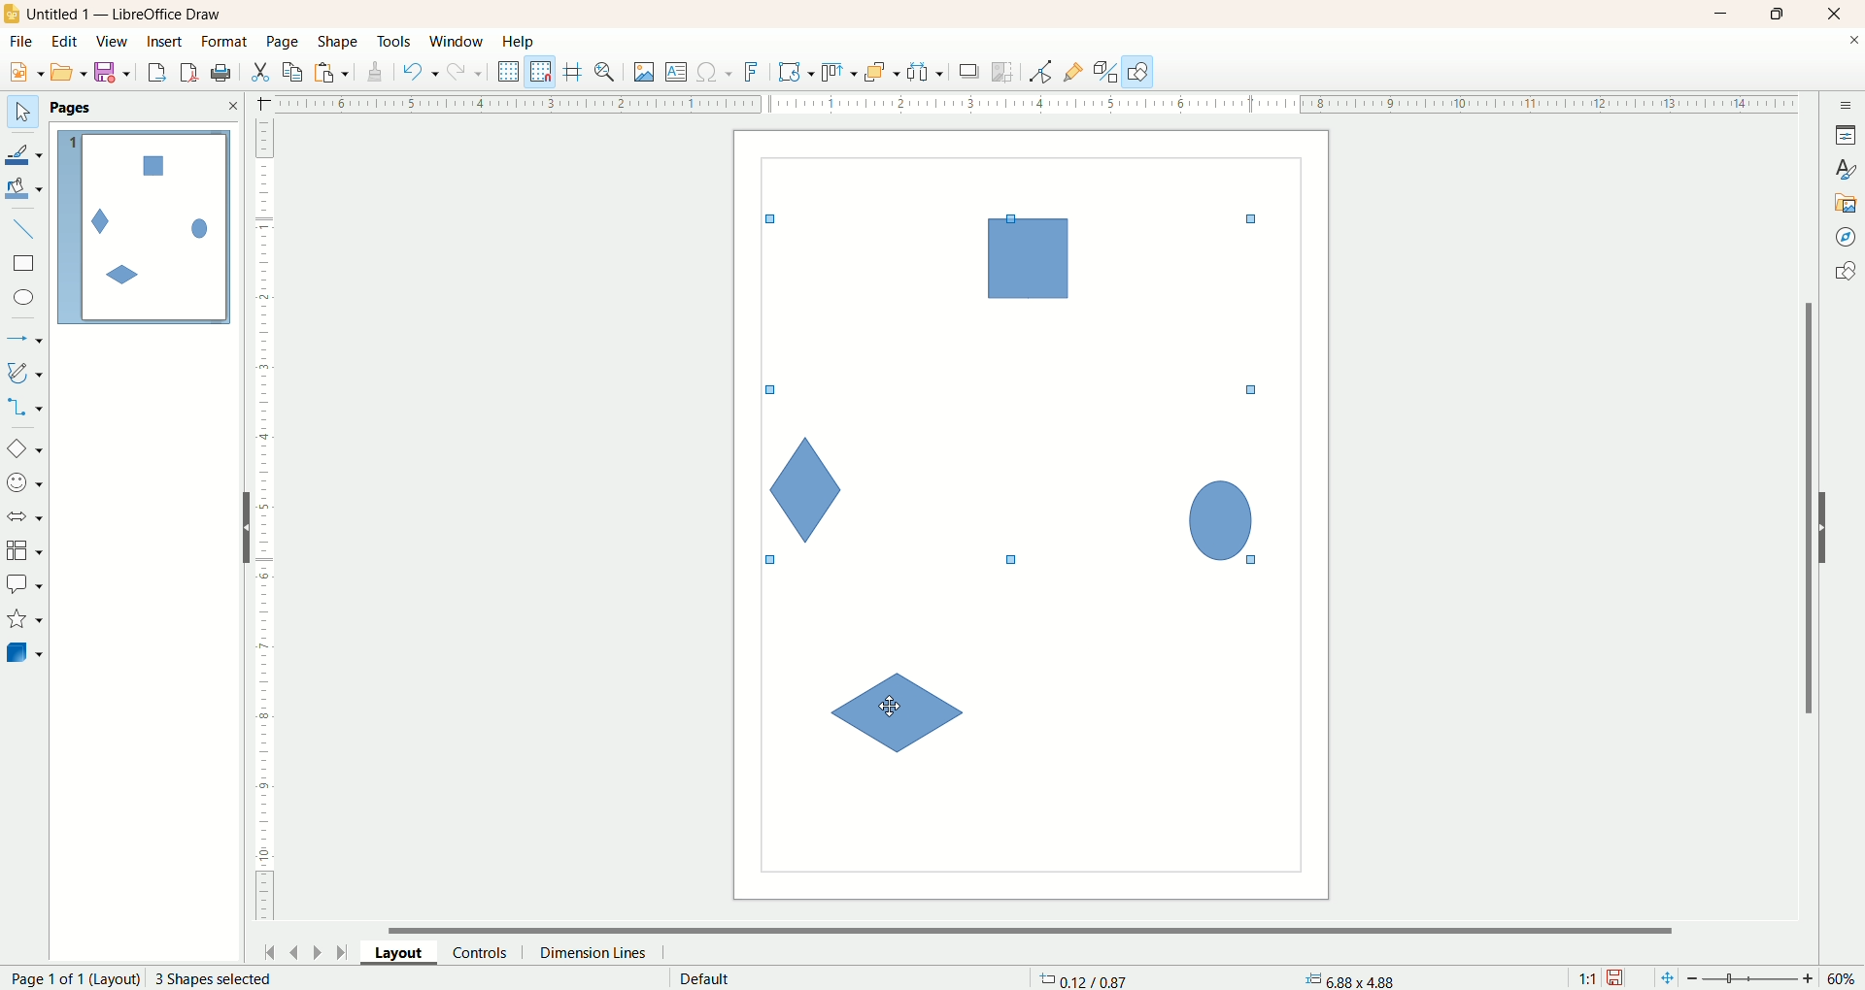  Describe the element at coordinates (70, 978) in the screenshot. I see `page number` at that location.